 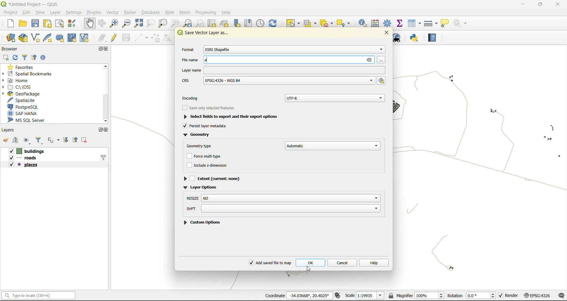 What do you see at coordinates (28, 73) in the screenshot?
I see `spatial bookmarks` at bounding box center [28, 73].